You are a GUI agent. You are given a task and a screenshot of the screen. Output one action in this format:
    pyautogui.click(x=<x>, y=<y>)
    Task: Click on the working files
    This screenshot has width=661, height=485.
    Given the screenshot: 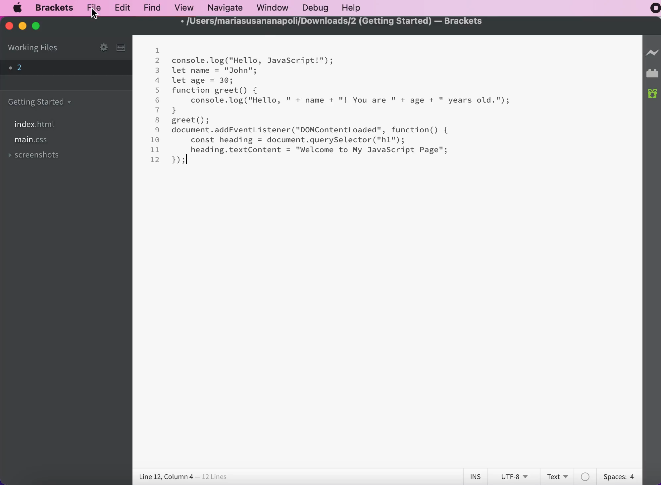 What is the action you would take?
    pyautogui.click(x=34, y=48)
    